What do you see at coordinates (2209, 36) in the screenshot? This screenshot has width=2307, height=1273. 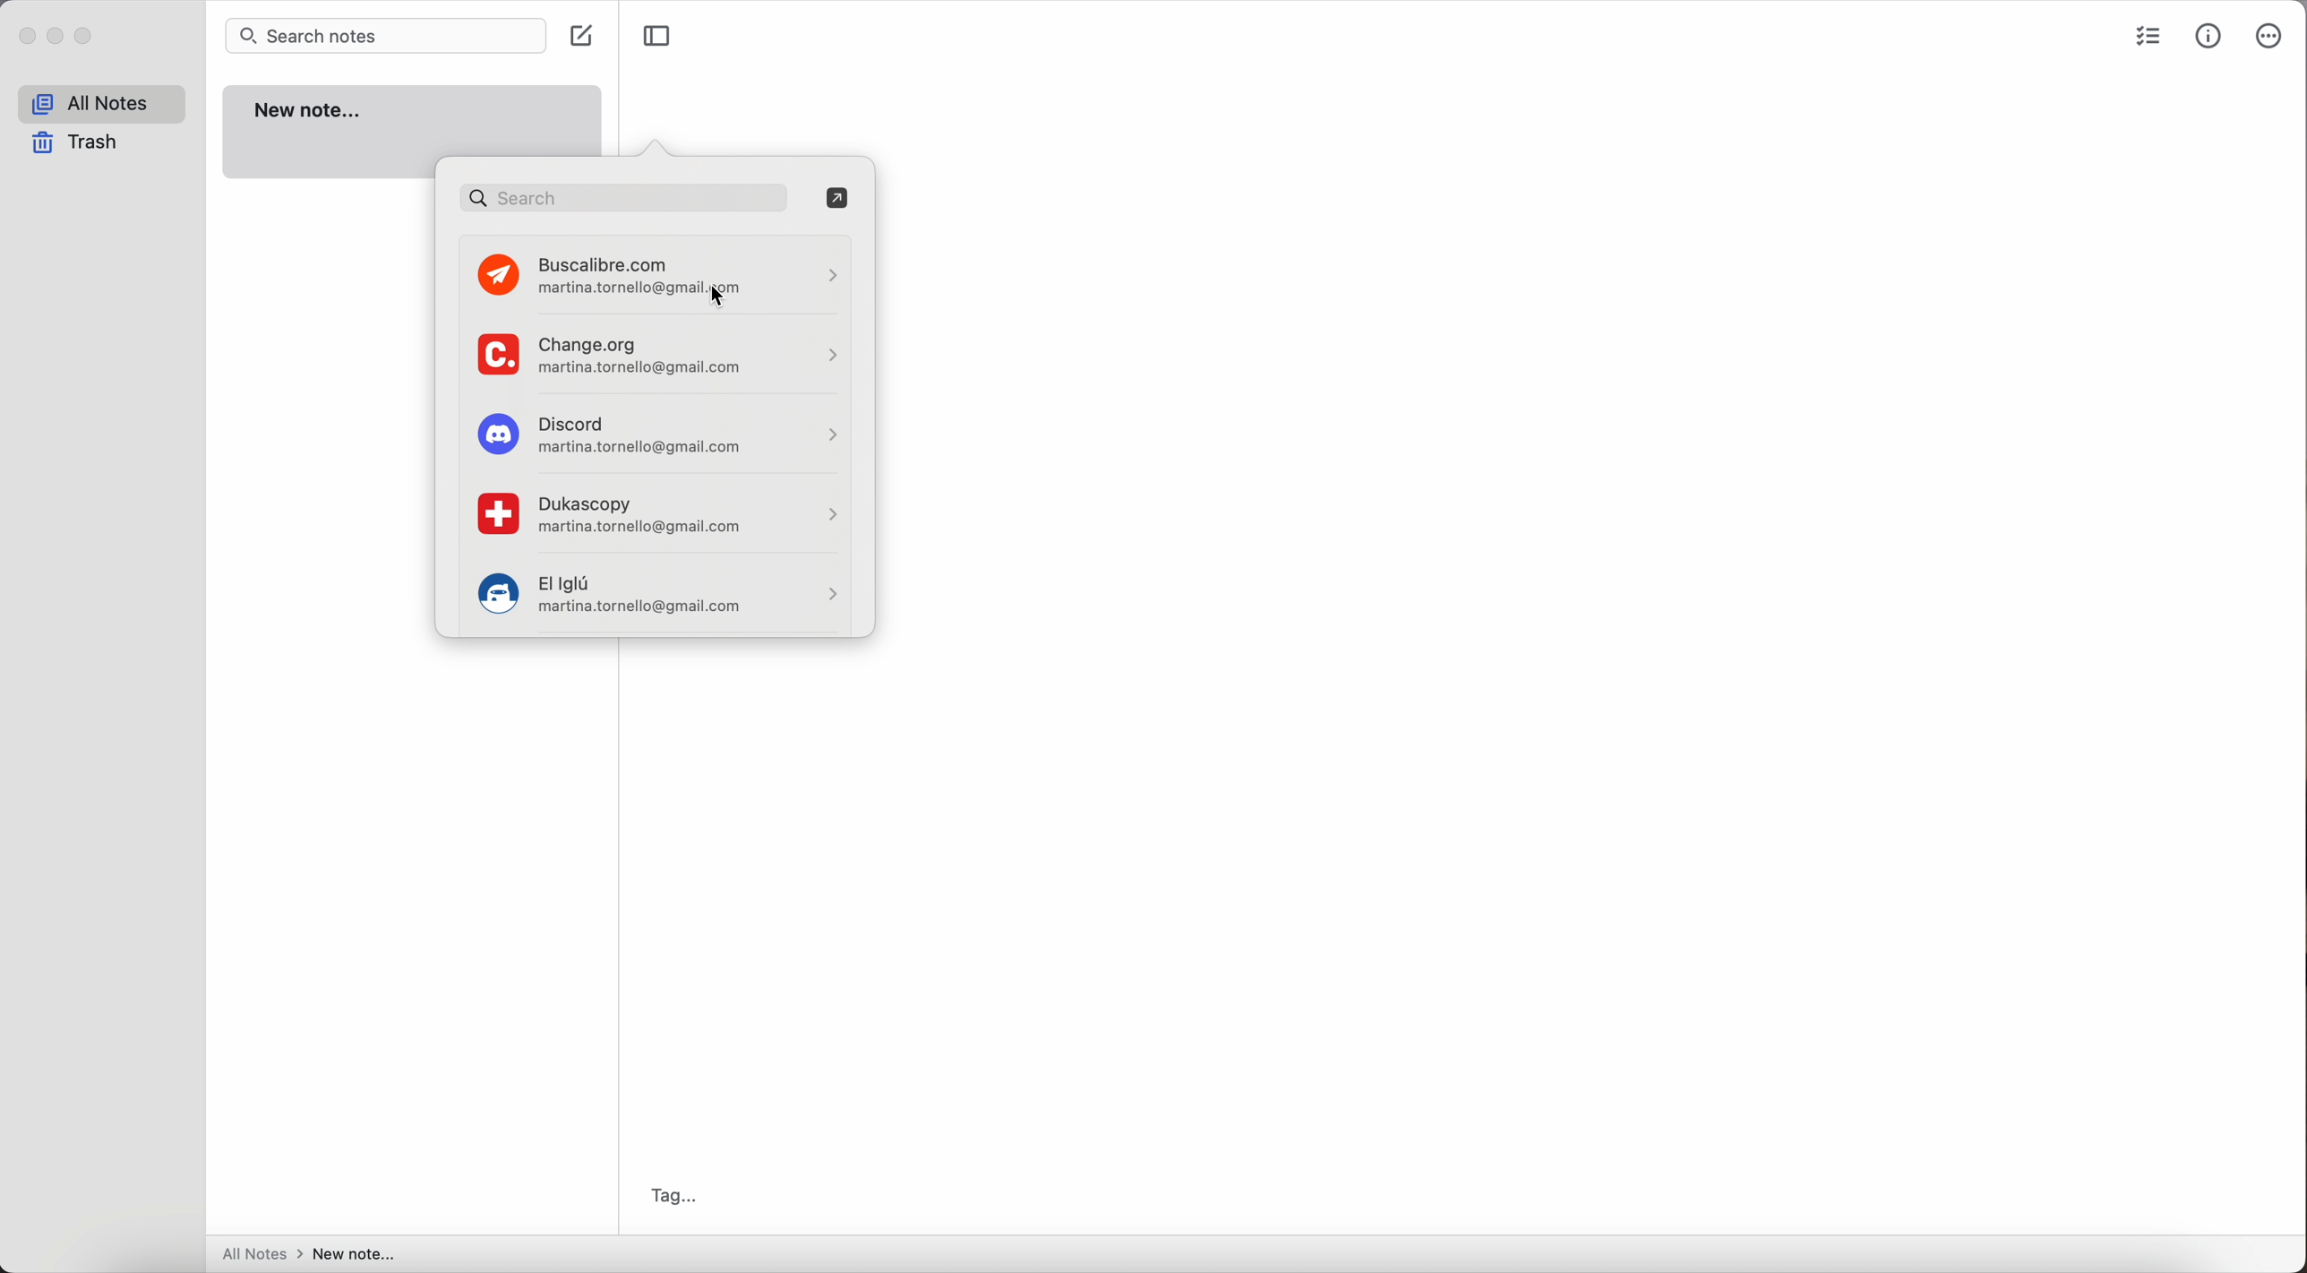 I see `metrics` at bounding box center [2209, 36].